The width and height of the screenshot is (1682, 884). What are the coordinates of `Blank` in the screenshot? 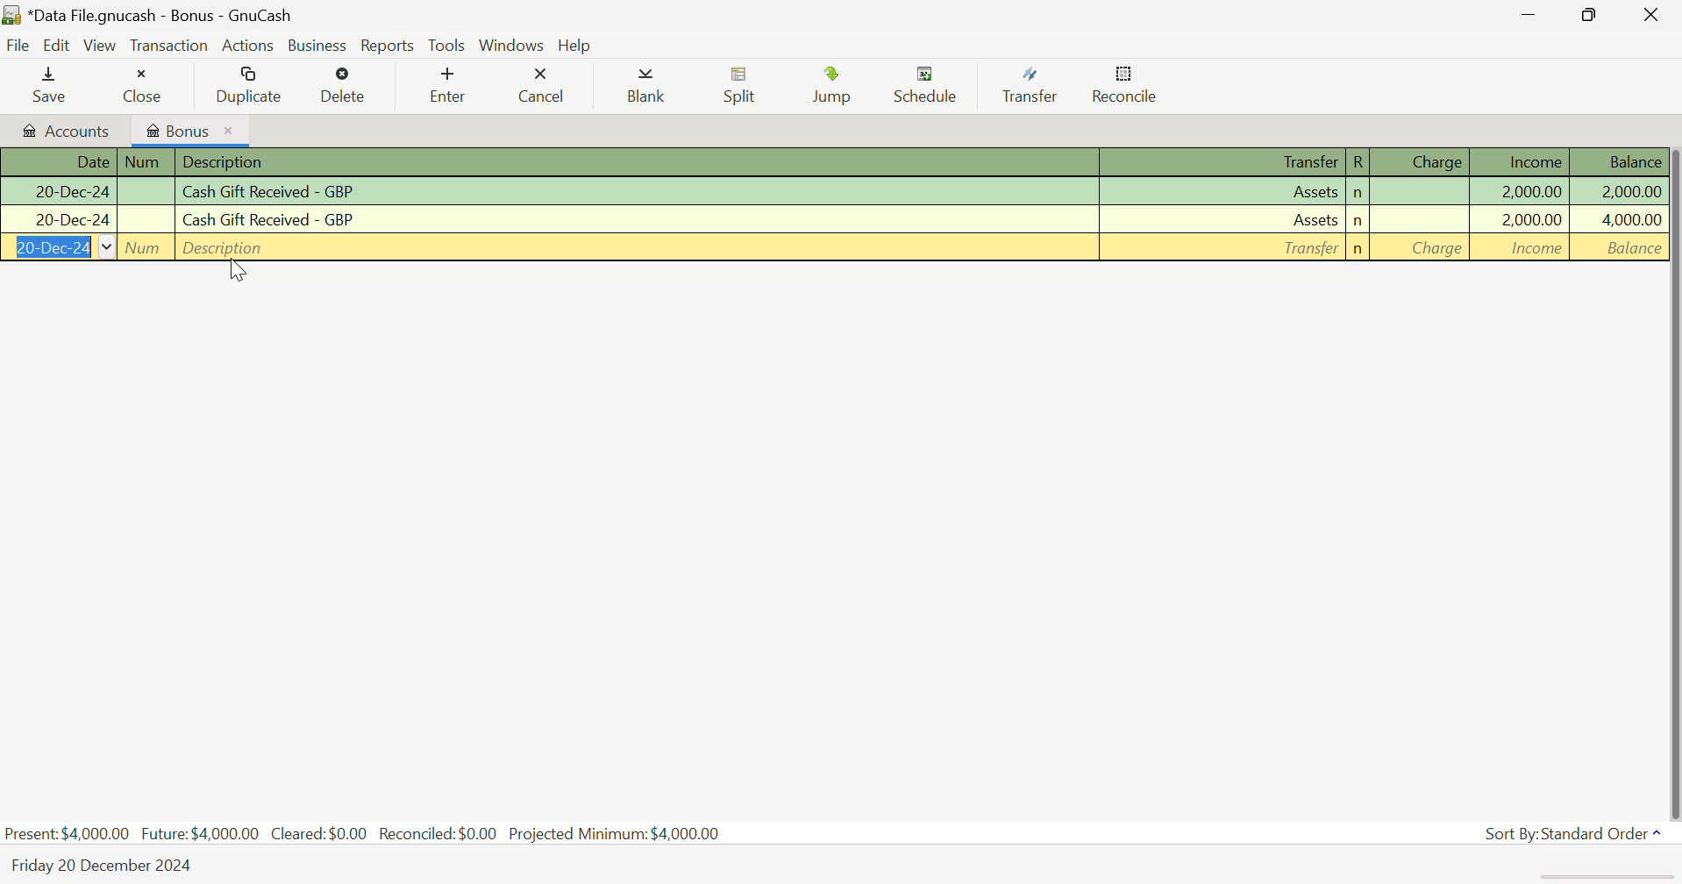 It's located at (649, 87).